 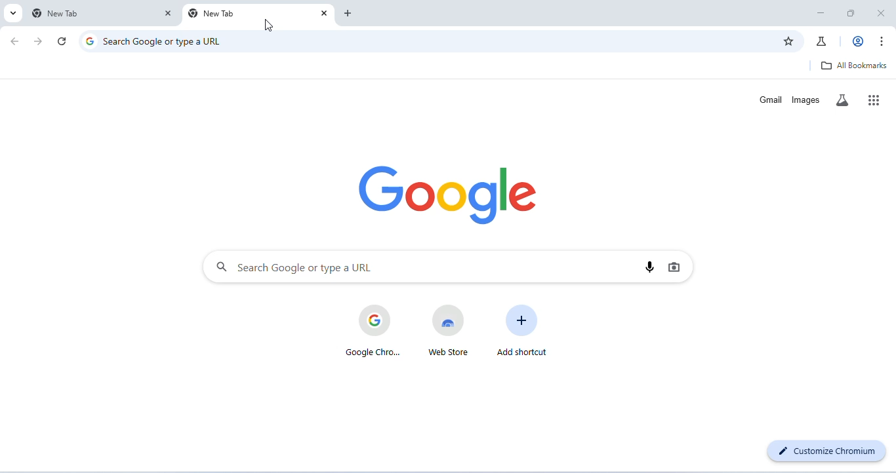 What do you see at coordinates (858, 41) in the screenshot?
I see `account` at bounding box center [858, 41].